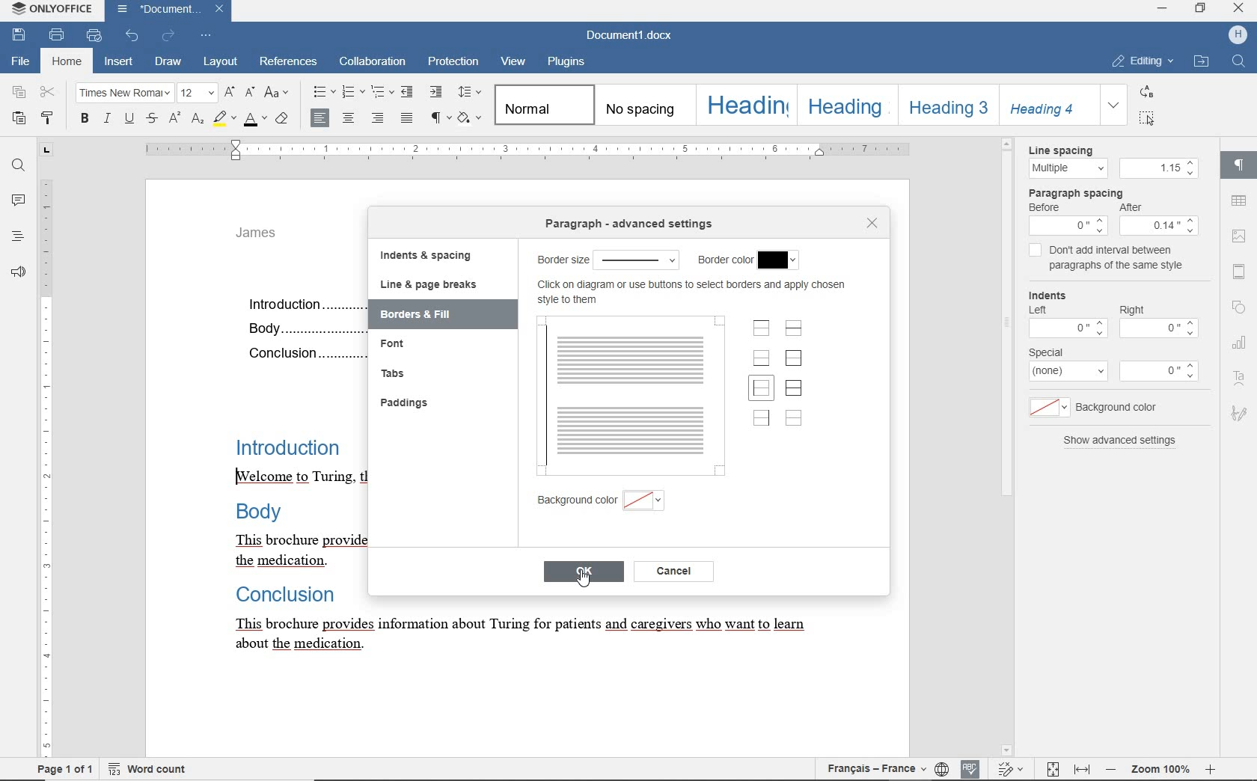 Image resolution: width=1257 pixels, height=781 pixels. I want to click on line & page, so click(428, 284).